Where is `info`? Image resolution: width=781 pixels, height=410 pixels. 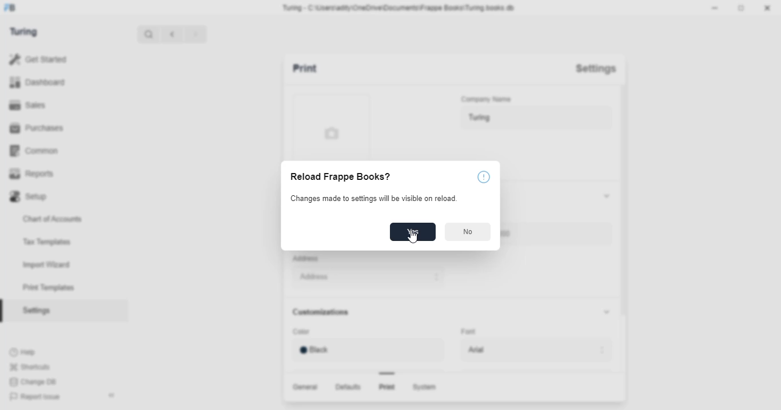 info is located at coordinates (484, 177).